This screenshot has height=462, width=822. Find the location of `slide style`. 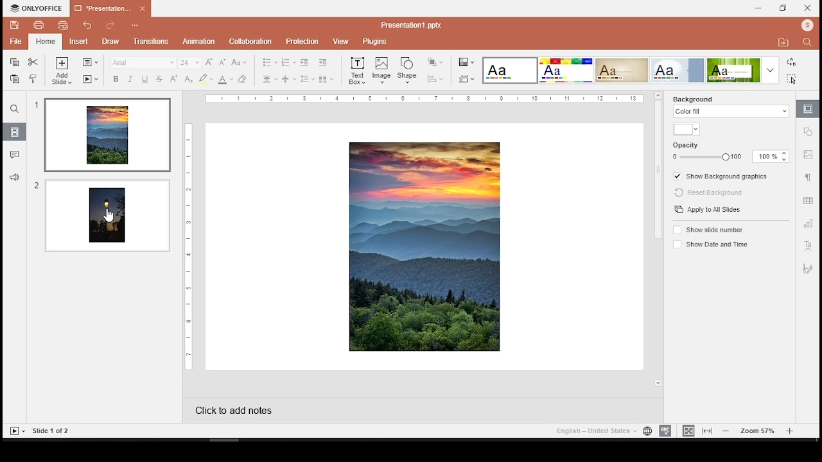

slide style is located at coordinates (734, 70).